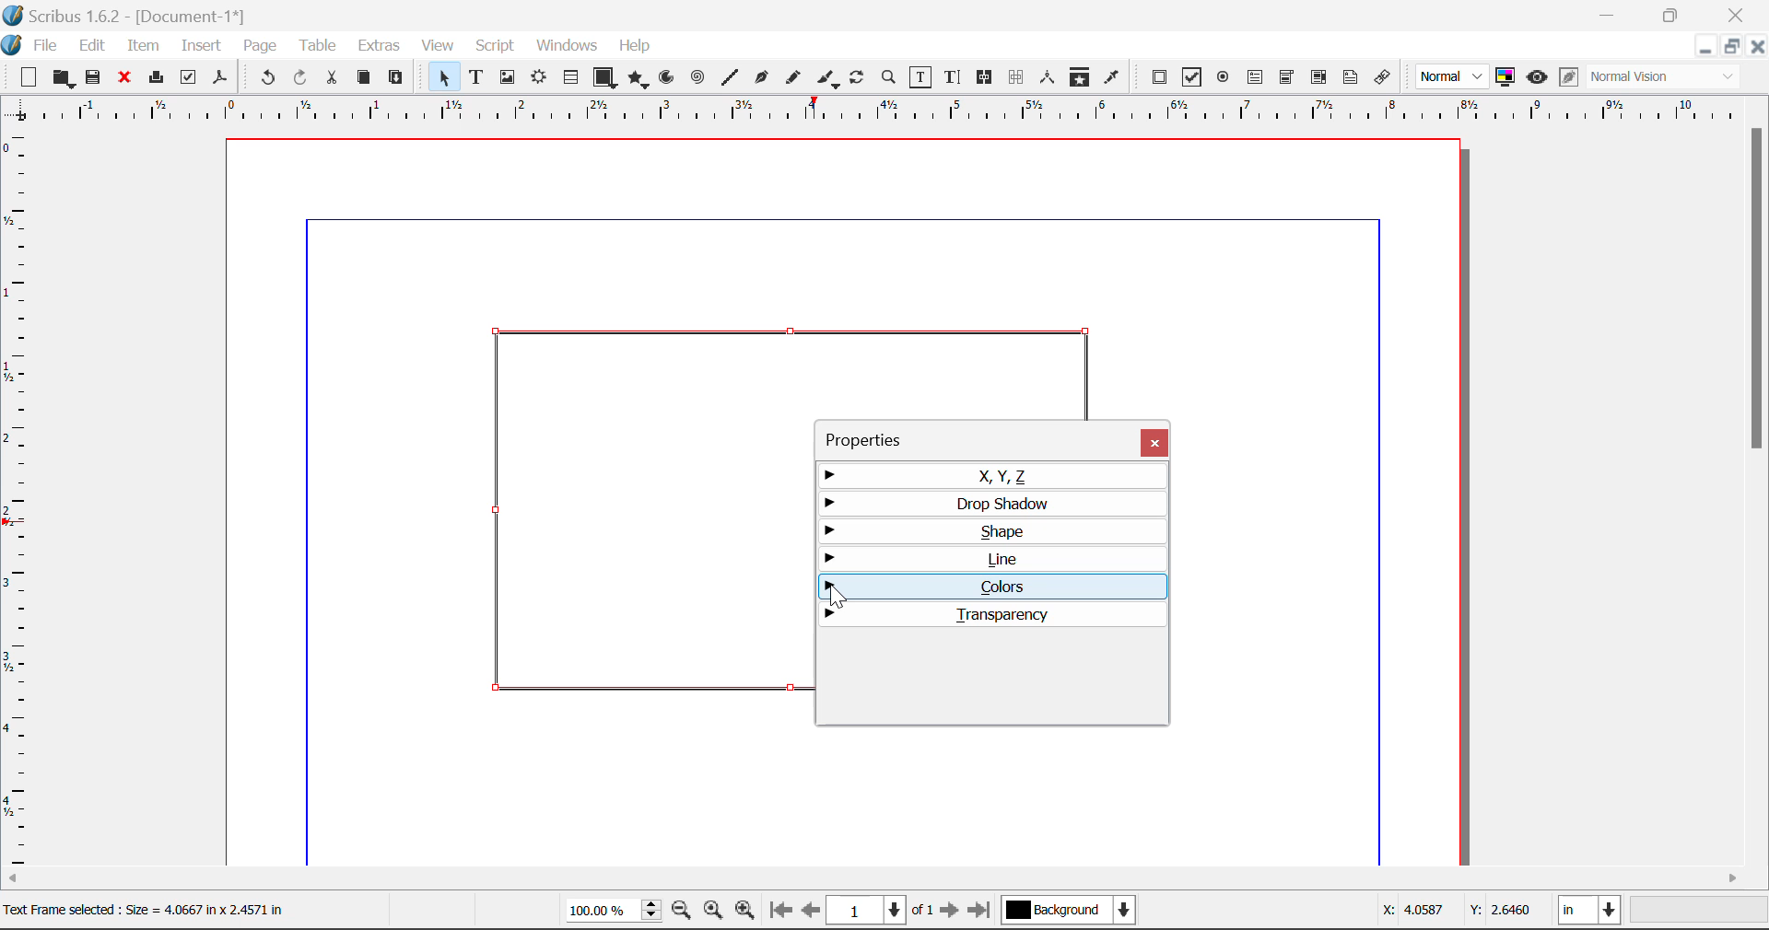  What do you see at coordinates (668, 79) in the screenshot?
I see `Arc` at bounding box center [668, 79].